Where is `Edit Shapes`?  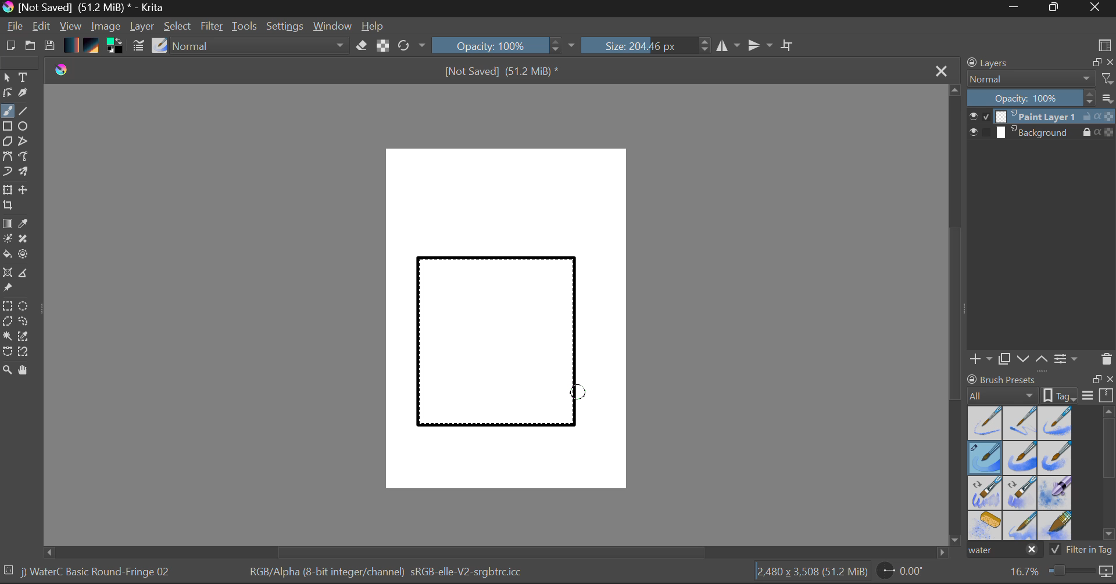 Edit Shapes is located at coordinates (7, 94).